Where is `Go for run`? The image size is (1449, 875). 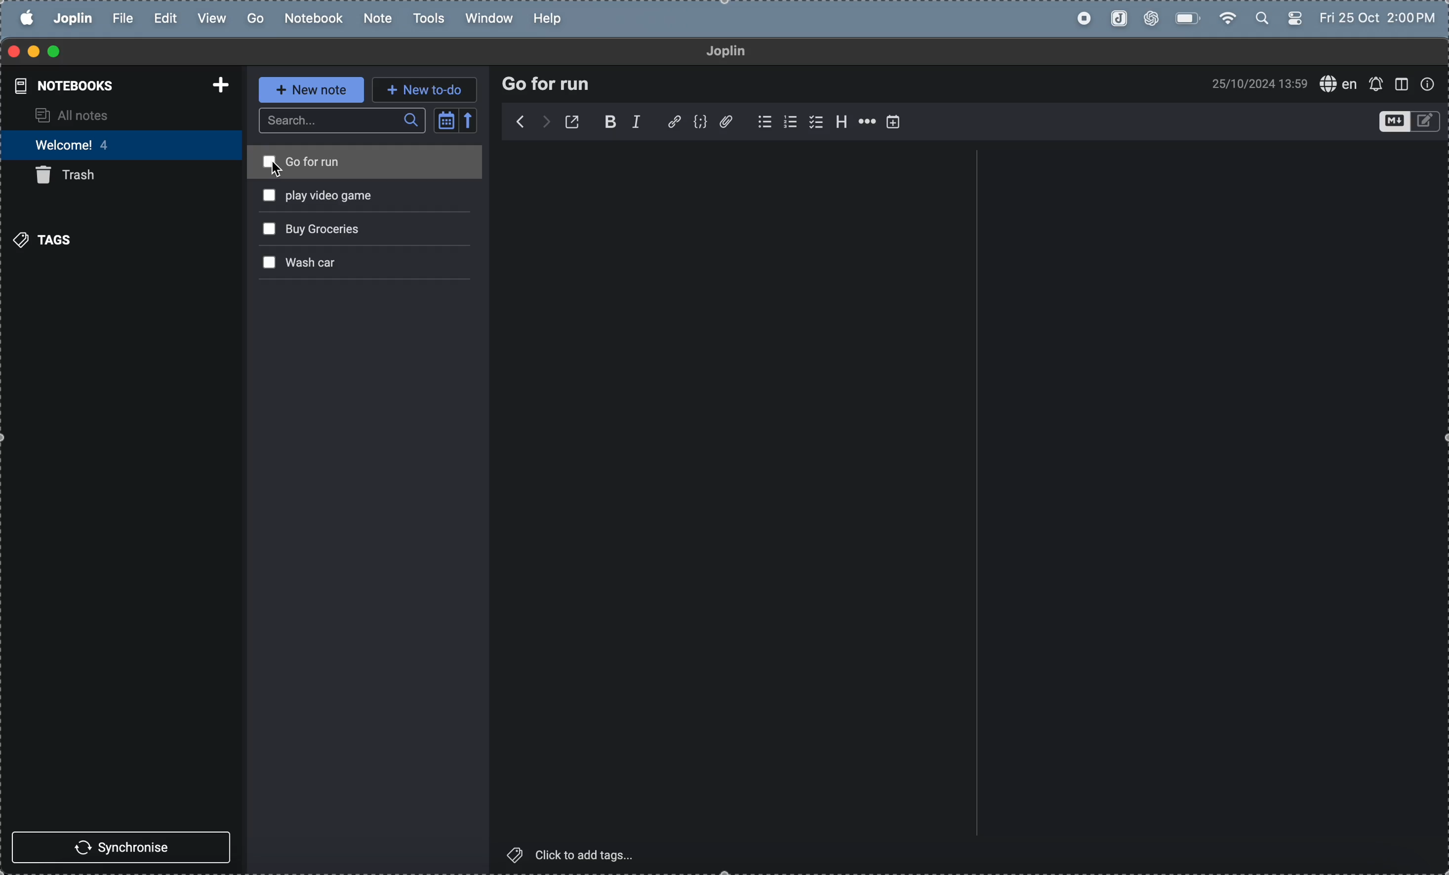 Go for run is located at coordinates (553, 84).